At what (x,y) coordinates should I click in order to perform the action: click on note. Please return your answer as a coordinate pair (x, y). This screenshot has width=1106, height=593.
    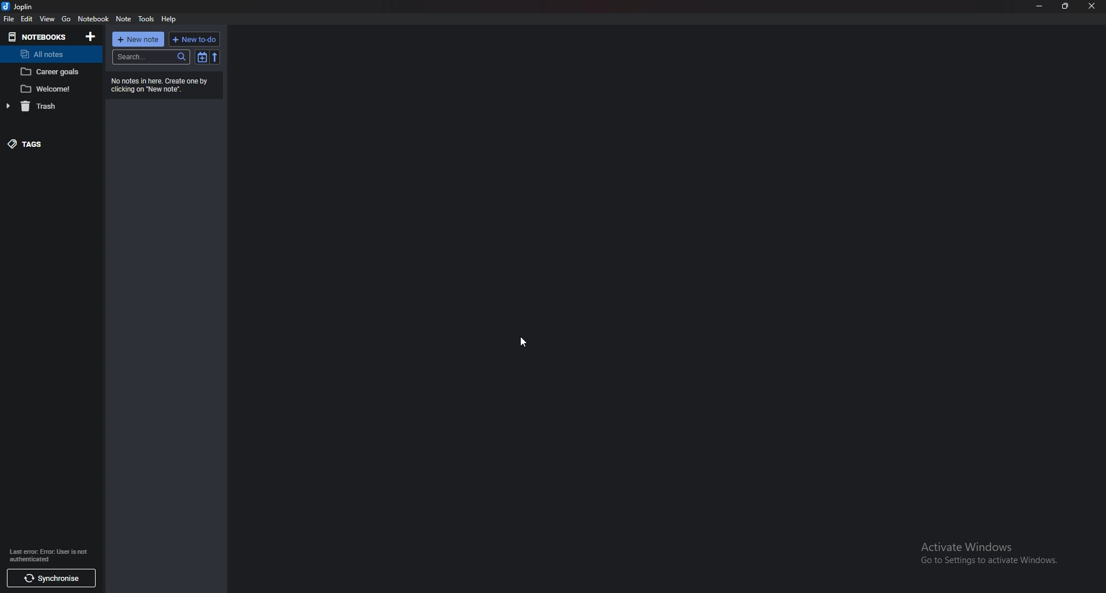
    Looking at the image, I should click on (48, 89).